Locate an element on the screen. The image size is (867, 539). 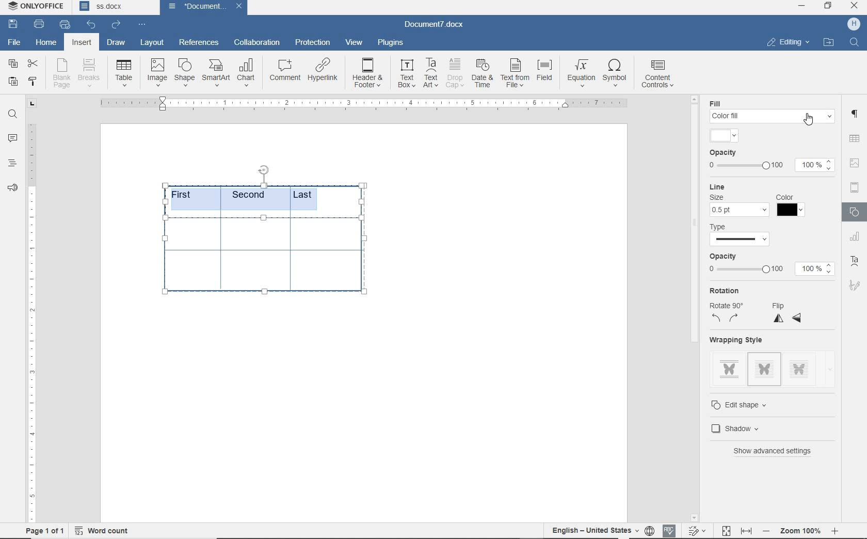
OPEN FILE LOCATION is located at coordinates (829, 42).